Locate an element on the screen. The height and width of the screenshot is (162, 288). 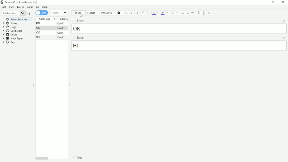
Card 1 is located at coordinates (62, 37).